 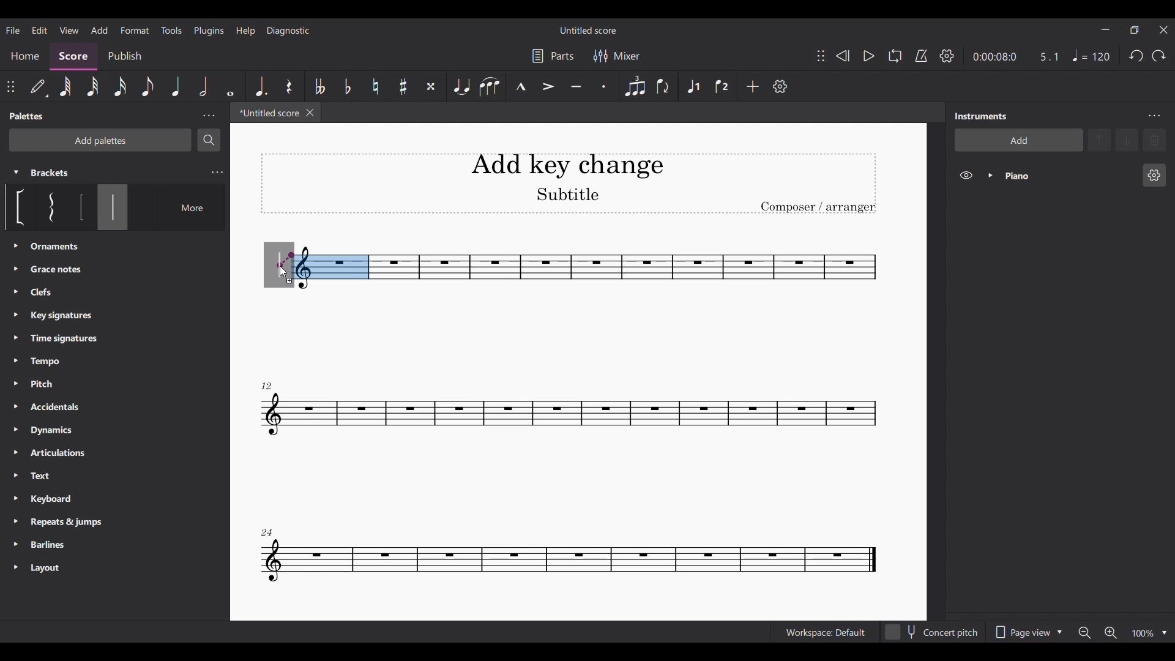 What do you see at coordinates (463, 86) in the screenshot?
I see `Tie` at bounding box center [463, 86].